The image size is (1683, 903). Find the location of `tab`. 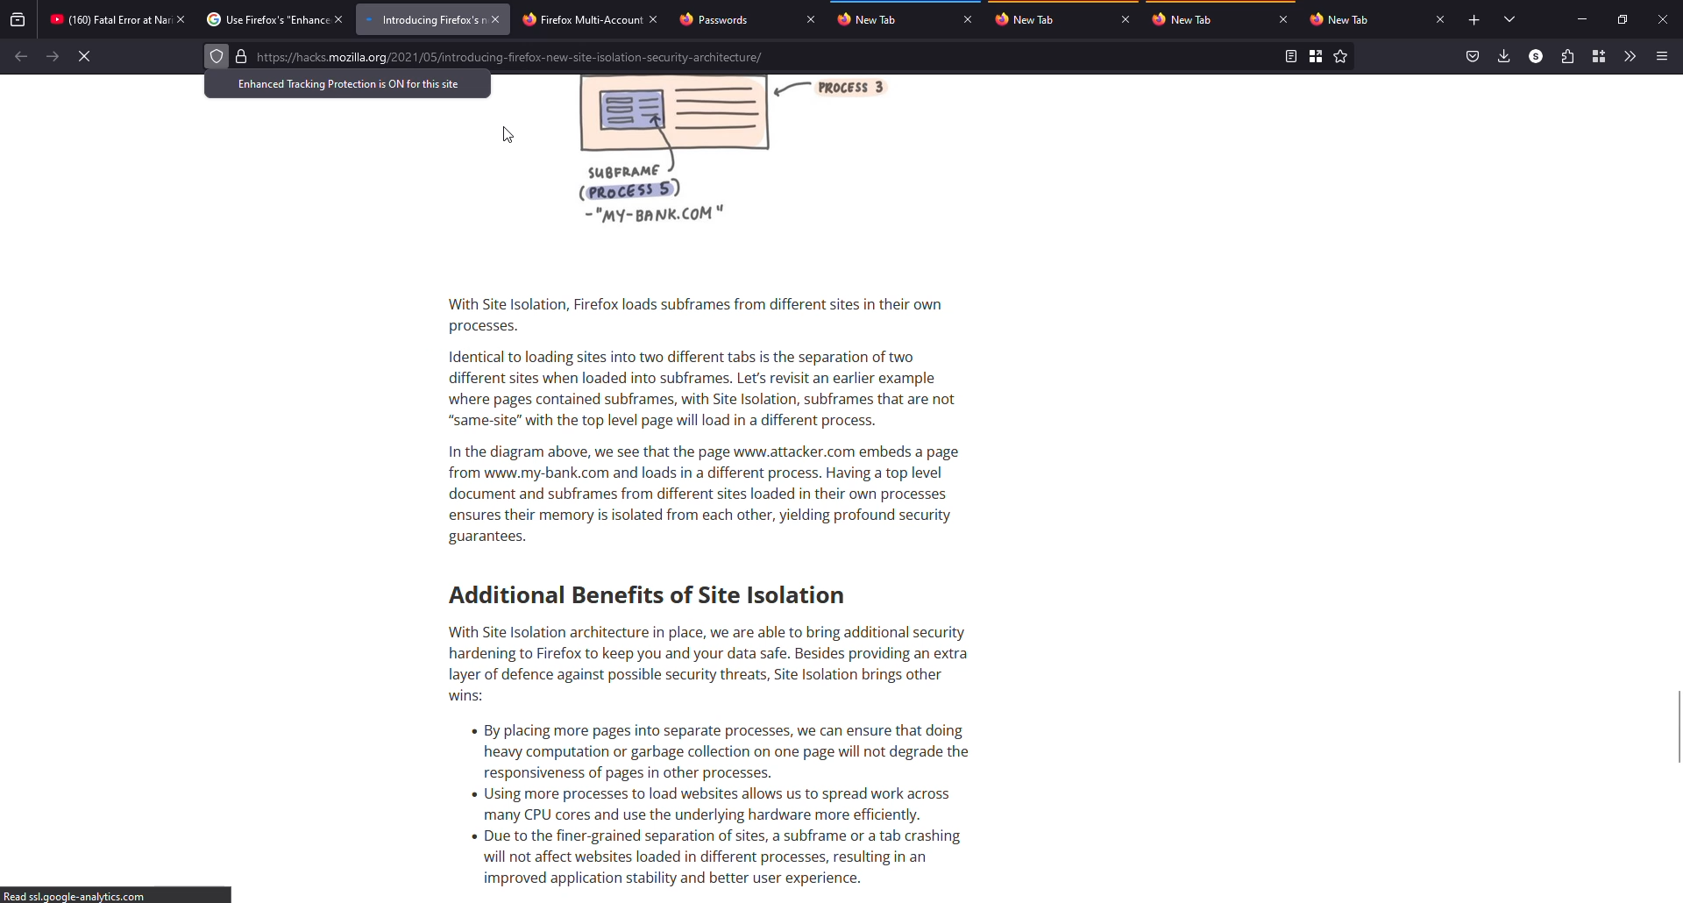

tab is located at coordinates (1189, 18).